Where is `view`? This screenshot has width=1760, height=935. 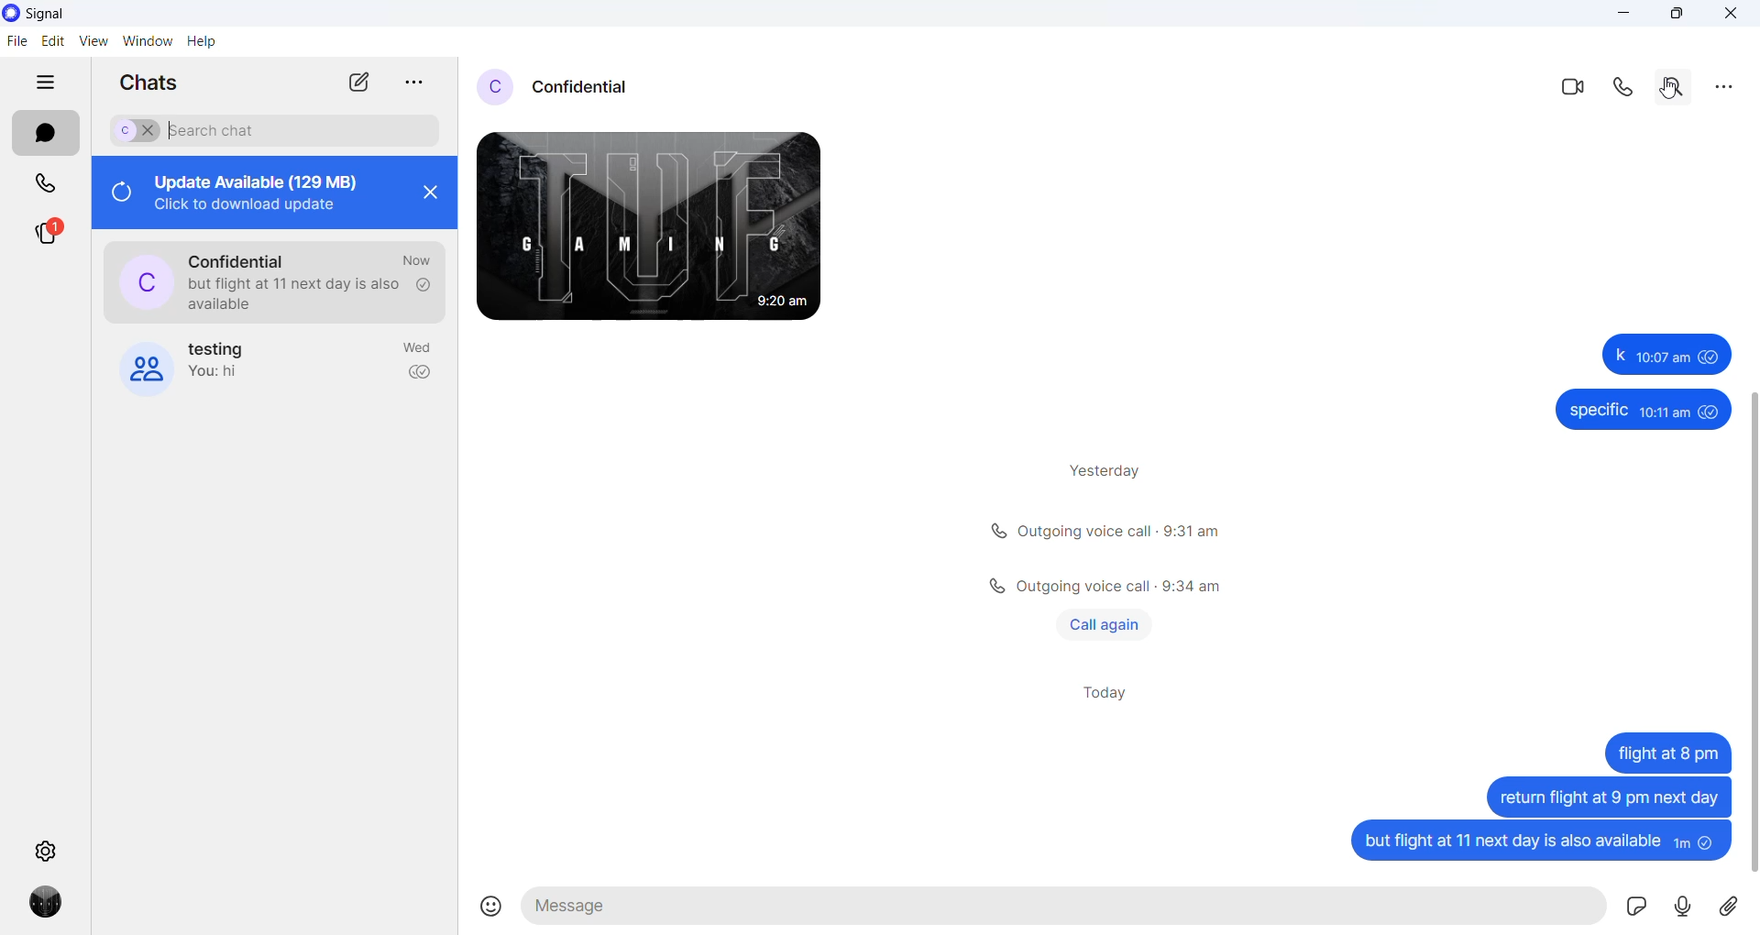 view is located at coordinates (93, 41).